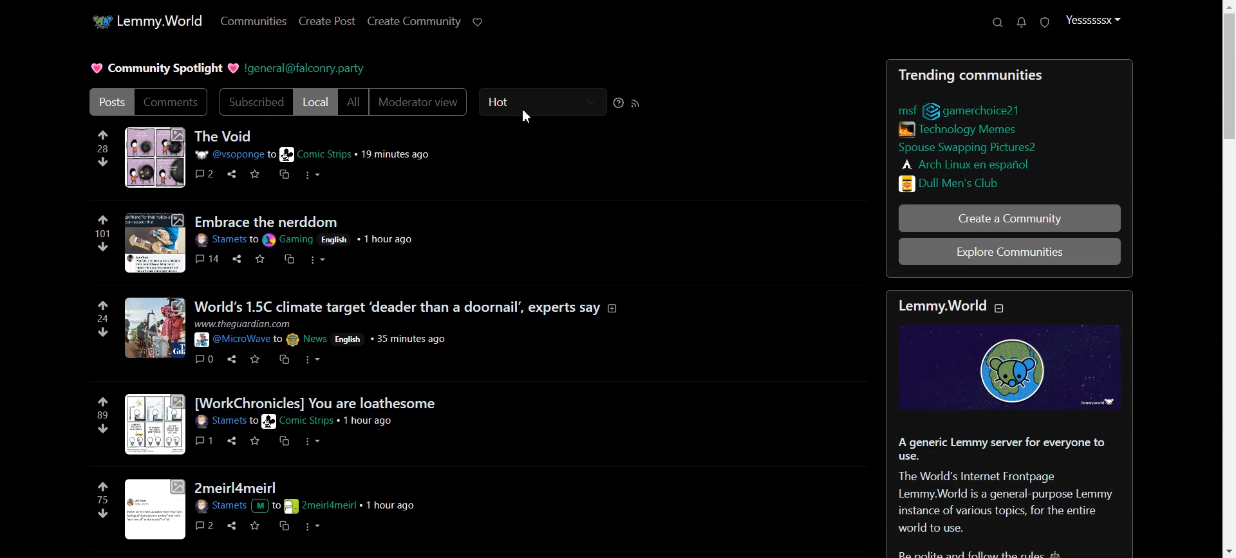 This screenshot has width=1236, height=558. What do you see at coordinates (529, 116) in the screenshot?
I see `cursor` at bounding box center [529, 116].